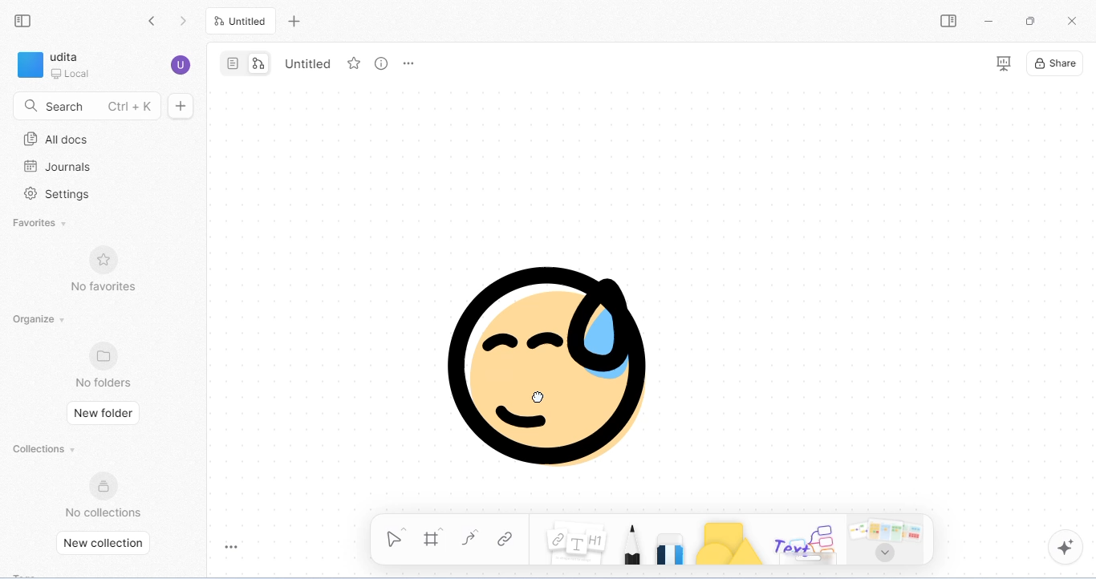  I want to click on collapse side bar, so click(24, 20).